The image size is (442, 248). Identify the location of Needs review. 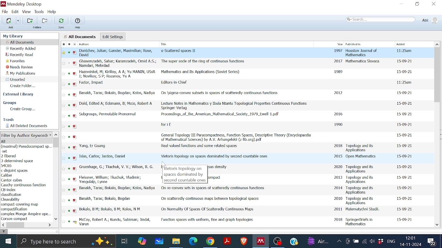
(21, 67).